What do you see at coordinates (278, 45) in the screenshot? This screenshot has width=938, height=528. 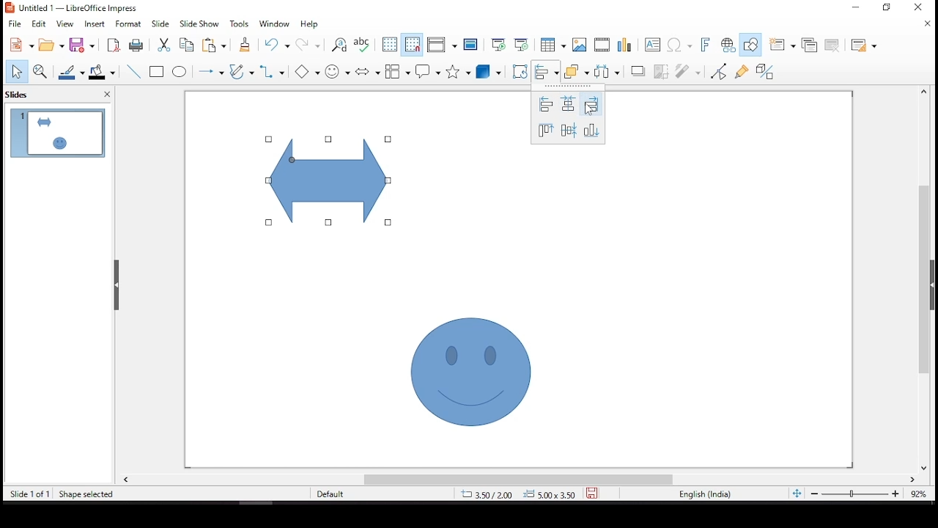 I see `undo` at bounding box center [278, 45].